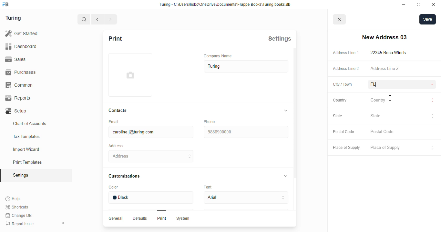 Image resolution: width=441 pixels, height=232 pixels. Describe the element at coordinates (284, 175) in the screenshot. I see `toggle expand/collapse` at that location.